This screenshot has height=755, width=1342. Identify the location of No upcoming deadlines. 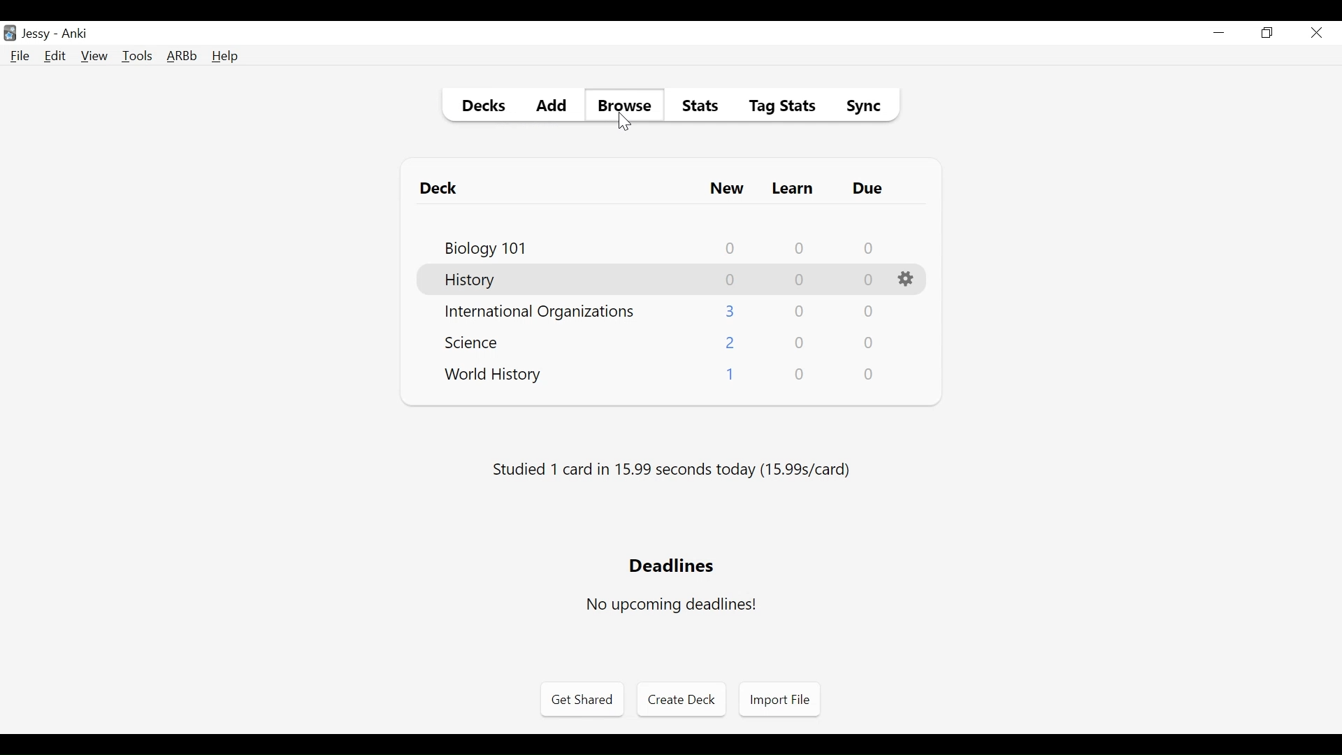
(673, 606).